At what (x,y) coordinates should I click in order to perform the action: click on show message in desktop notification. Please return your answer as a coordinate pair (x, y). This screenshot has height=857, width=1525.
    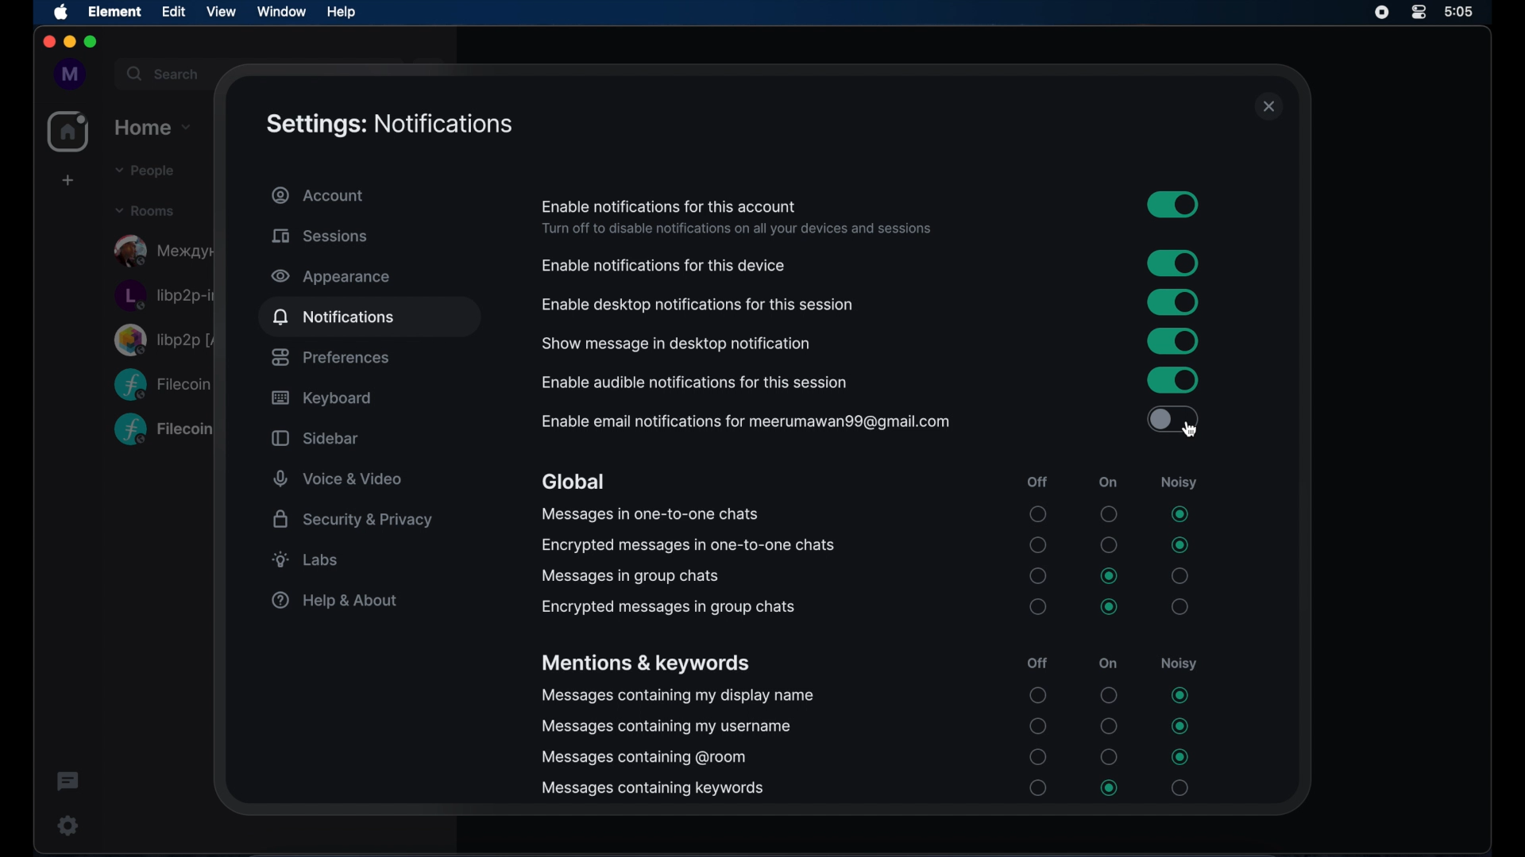
    Looking at the image, I should click on (677, 344).